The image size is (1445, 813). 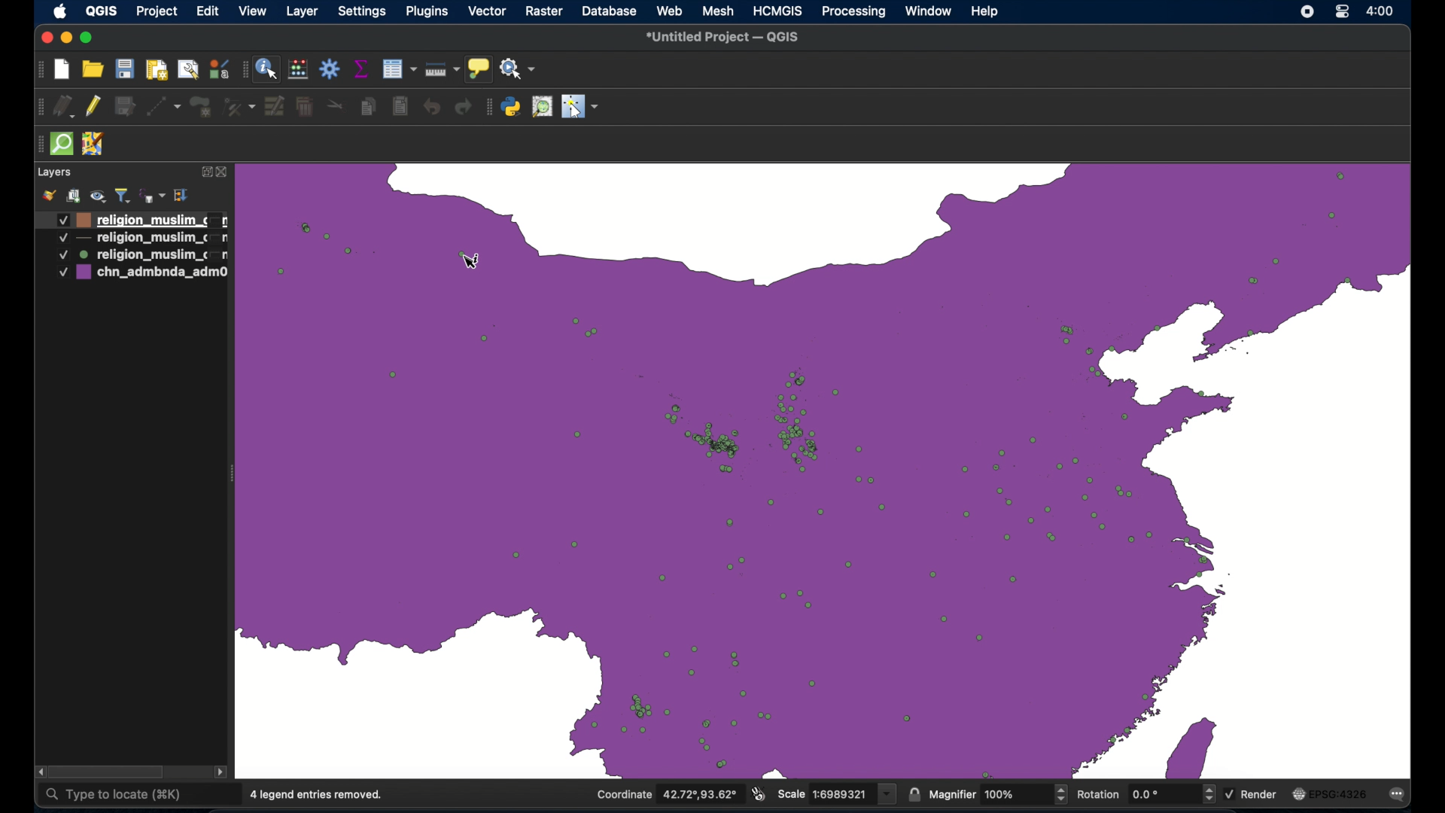 What do you see at coordinates (1342, 13) in the screenshot?
I see `control center` at bounding box center [1342, 13].